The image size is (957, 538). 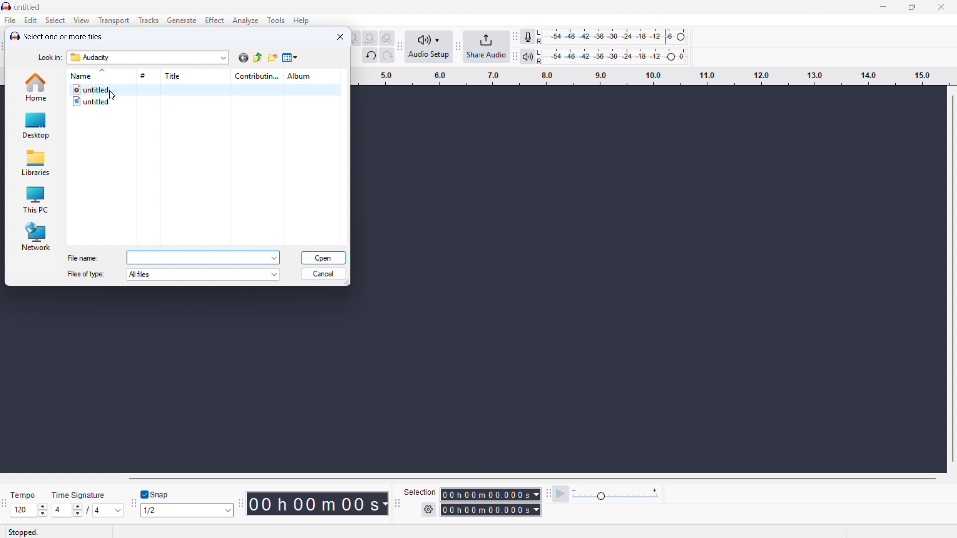 I want to click on Album , so click(x=311, y=76).